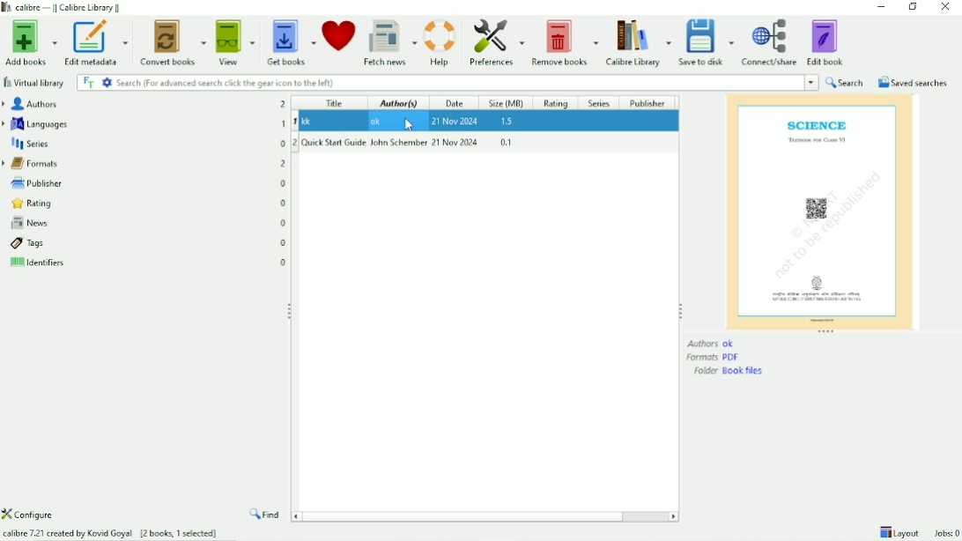  What do you see at coordinates (638, 43) in the screenshot?
I see `Calibre` at bounding box center [638, 43].